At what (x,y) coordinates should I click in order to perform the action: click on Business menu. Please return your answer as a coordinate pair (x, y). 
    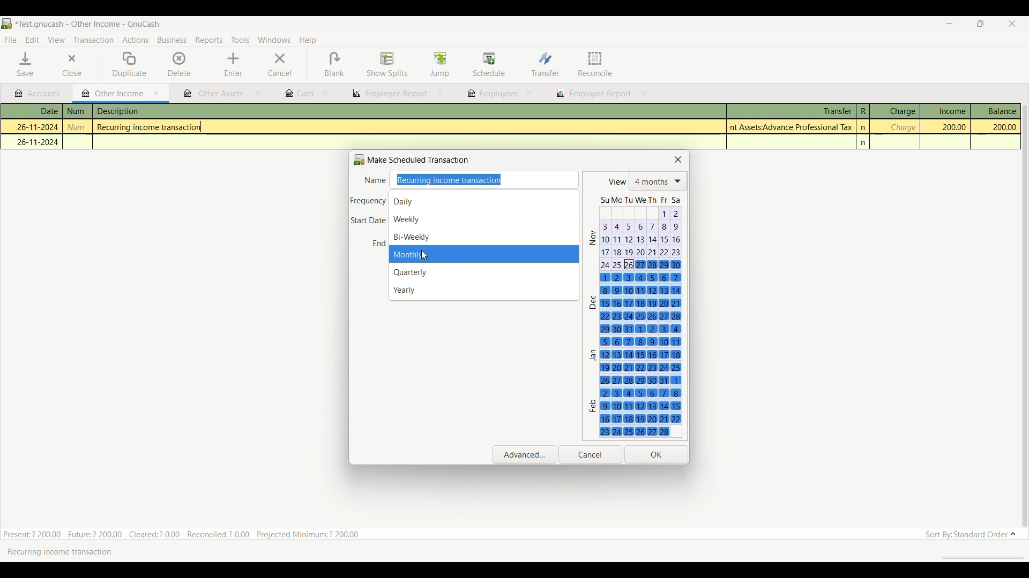
    Looking at the image, I should click on (172, 41).